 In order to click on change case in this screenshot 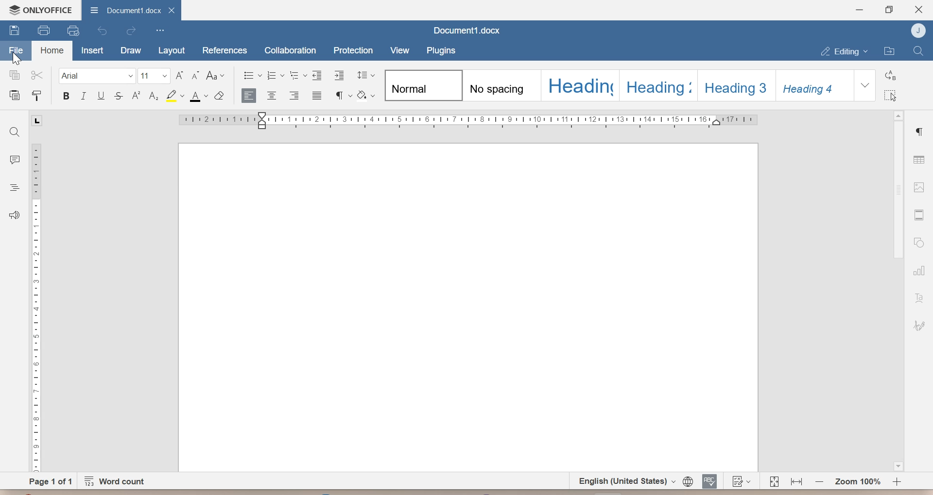, I will do `click(216, 76)`.